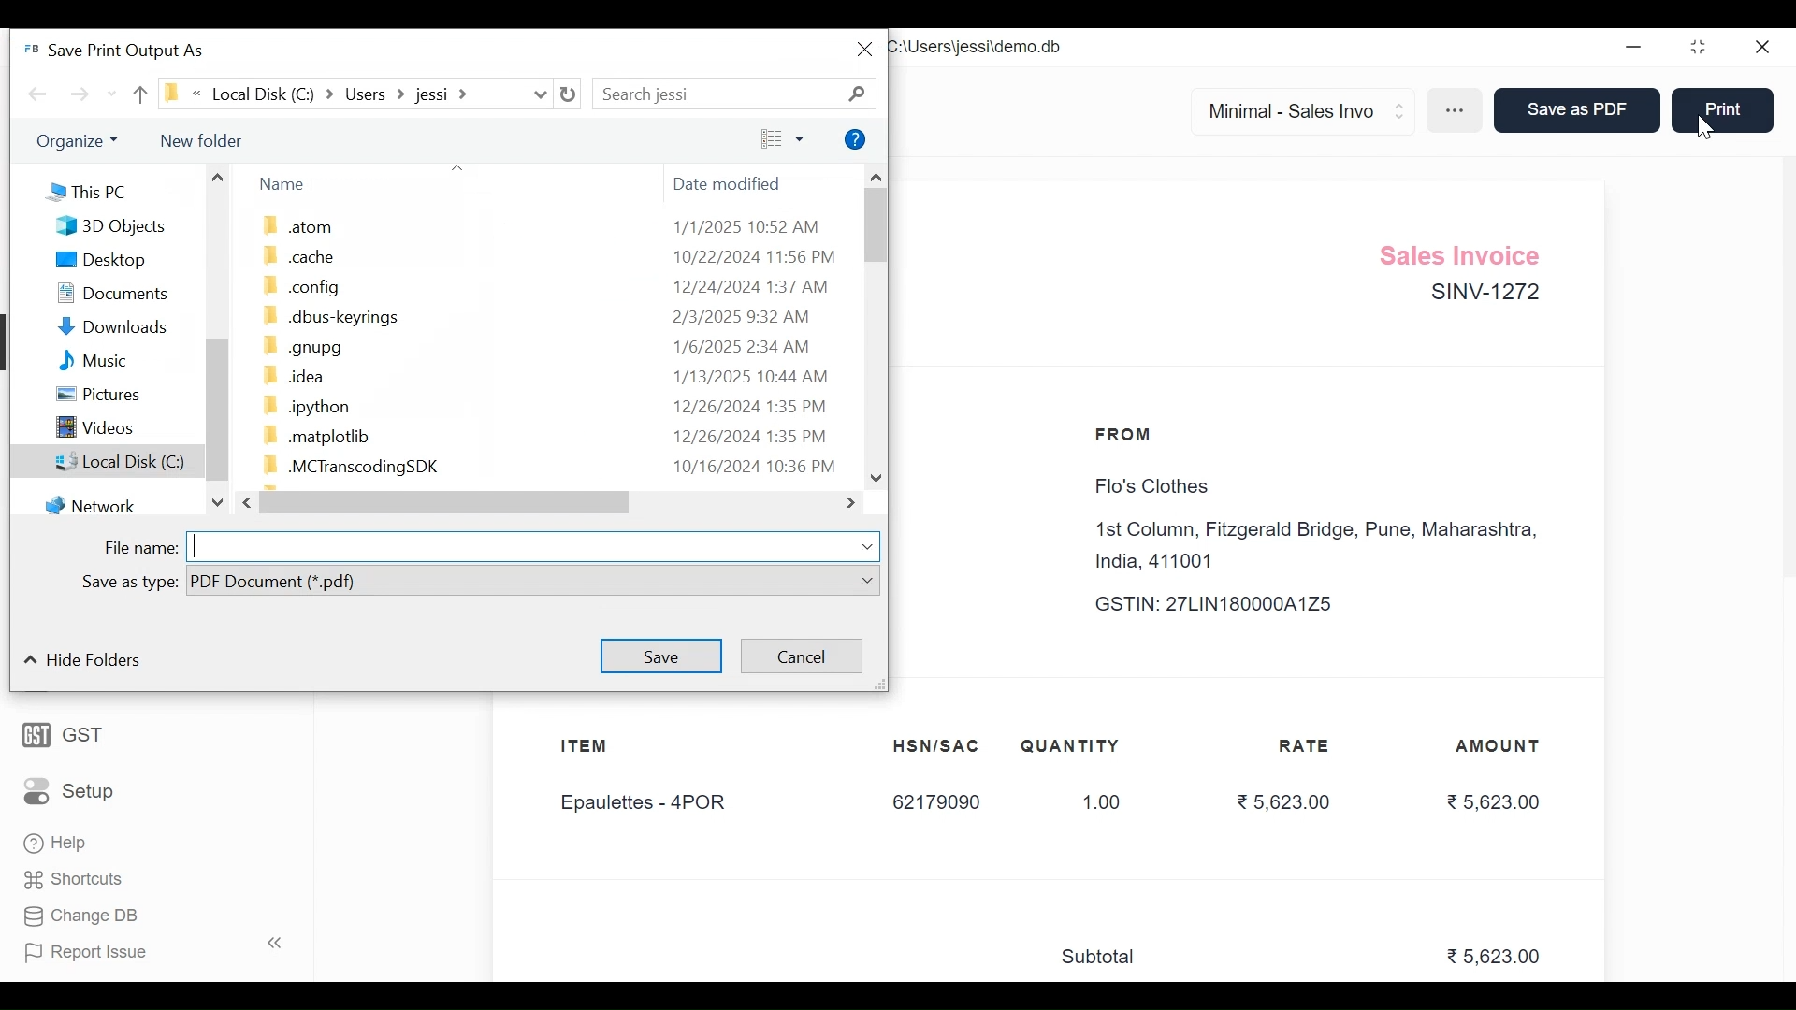 This screenshot has height=1010, width=1796. Describe the element at coordinates (297, 255) in the screenshot. I see `cache` at that location.